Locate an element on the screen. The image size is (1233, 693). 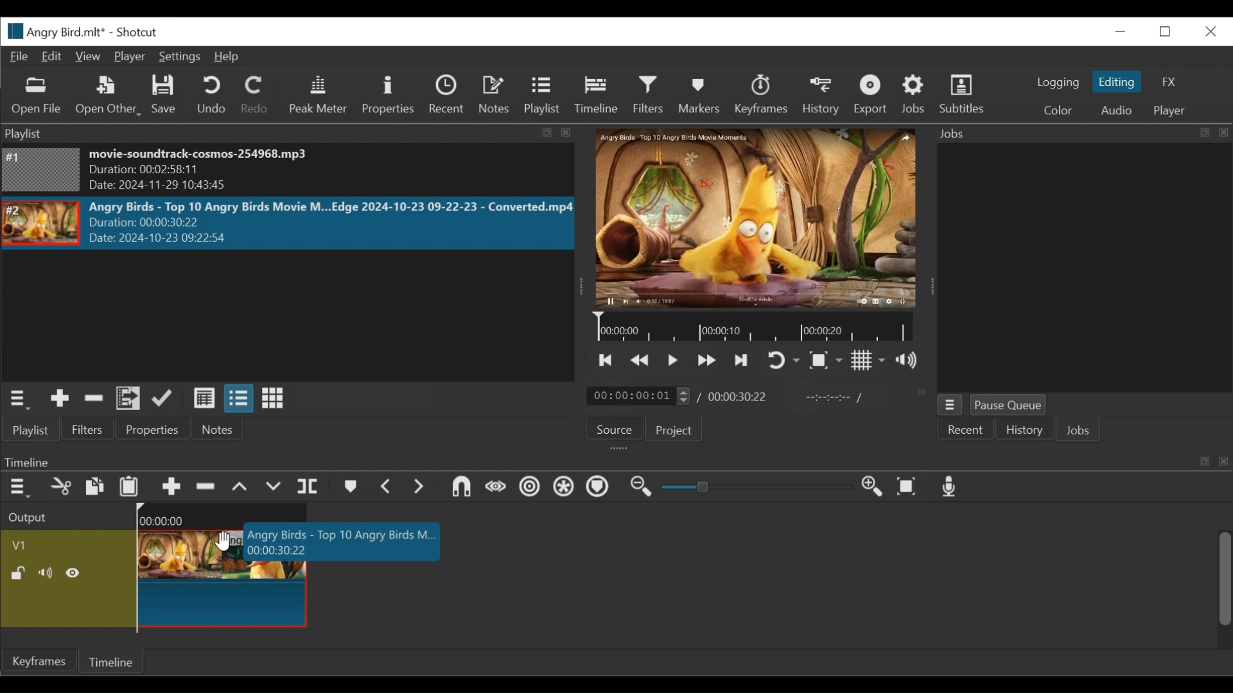
Paste is located at coordinates (130, 486).